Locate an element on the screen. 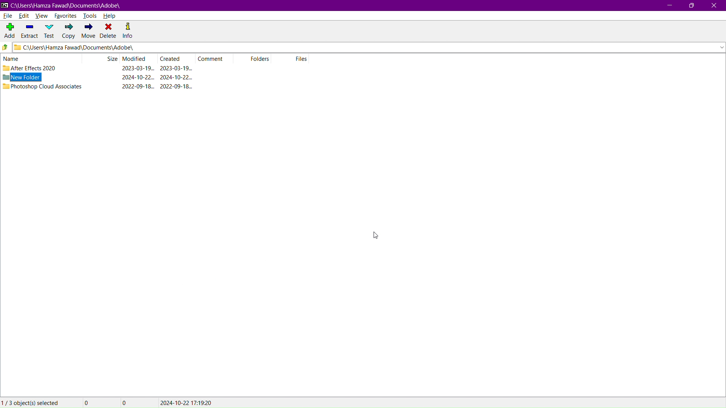  Move is located at coordinates (87, 31).